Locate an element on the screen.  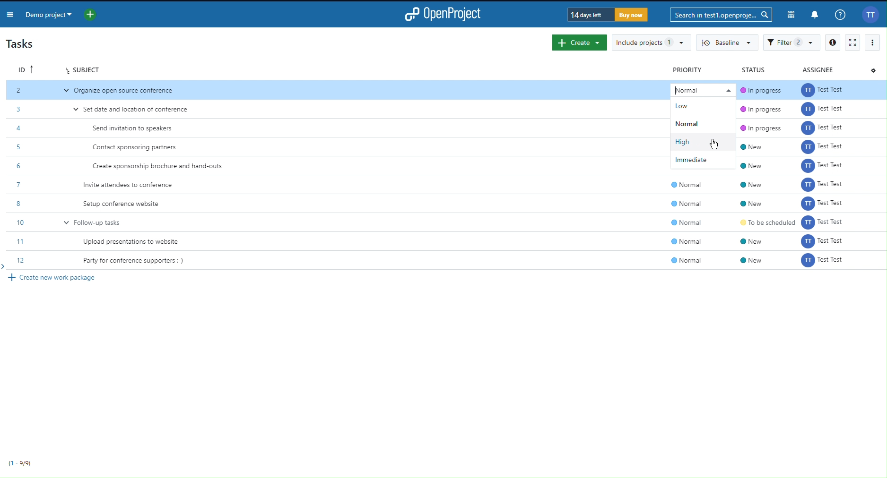
12 Party for conference supporters :-) @ Normal @ New [7] Test Test is located at coordinates (448, 260).